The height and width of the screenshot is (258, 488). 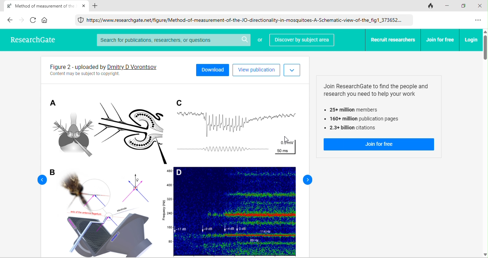 What do you see at coordinates (485, 143) in the screenshot?
I see `vertical scroll bar` at bounding box center [485, 143].